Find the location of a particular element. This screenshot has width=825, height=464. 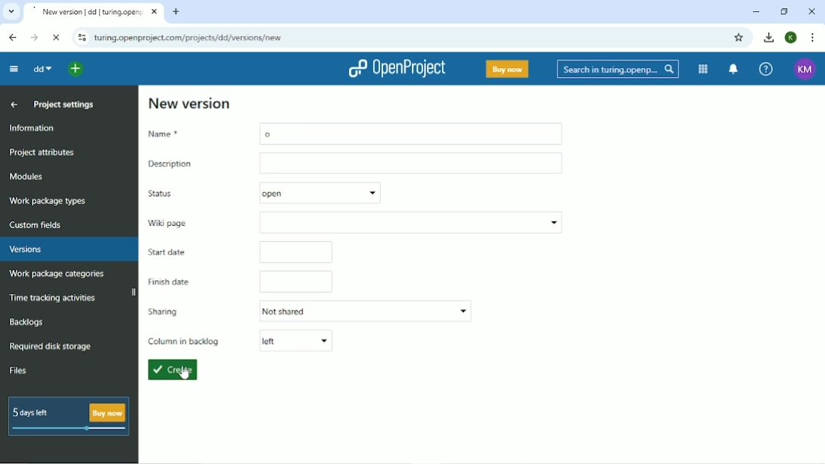

Project attributes is located at coordinates (42, 153).